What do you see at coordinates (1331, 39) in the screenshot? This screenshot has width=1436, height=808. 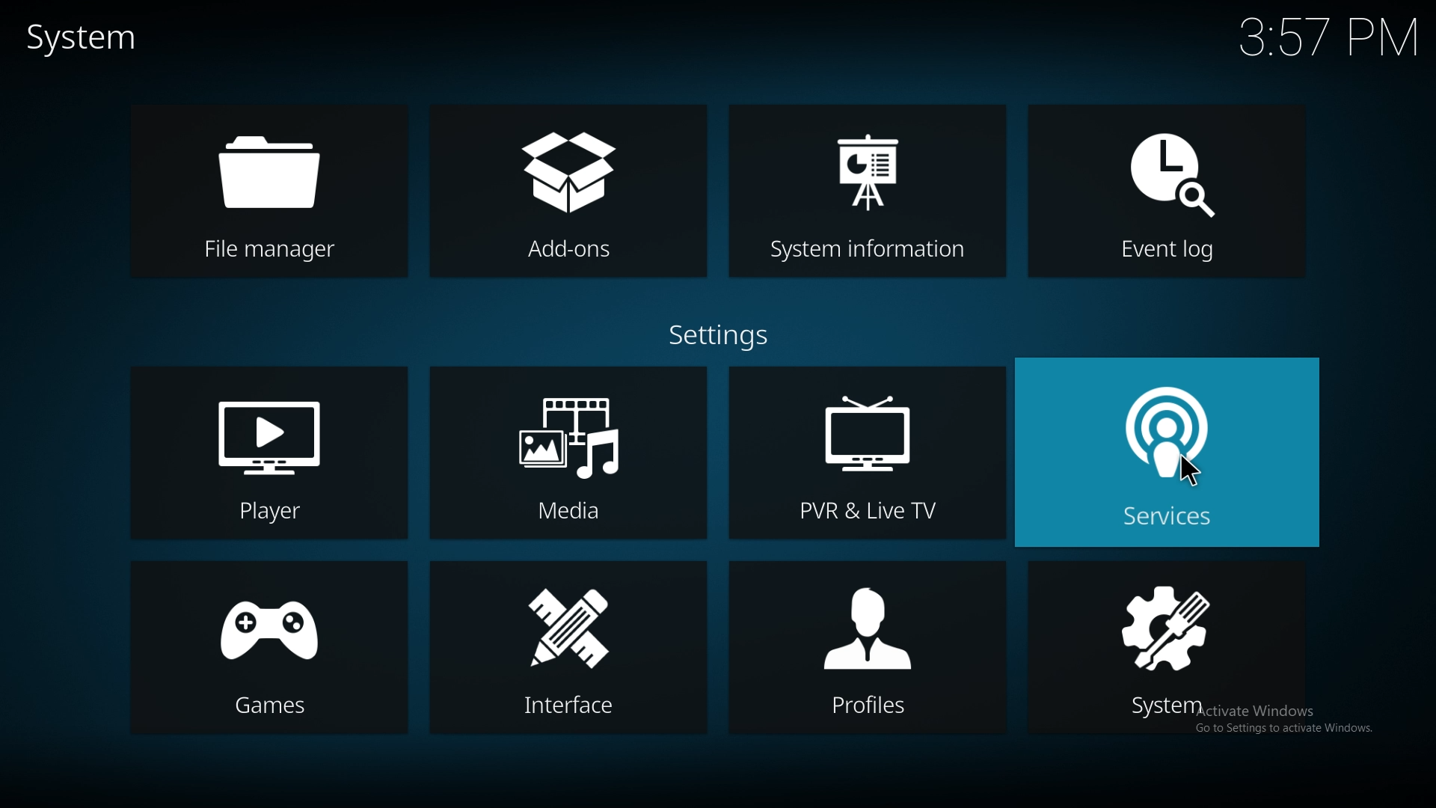 I see `Time` at bounding box center [1331, 39].